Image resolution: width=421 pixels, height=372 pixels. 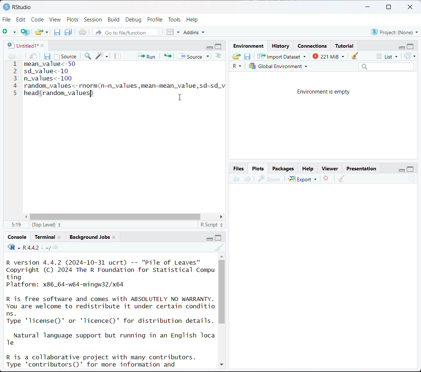 I want to click on close, so click(x=412, y=7).